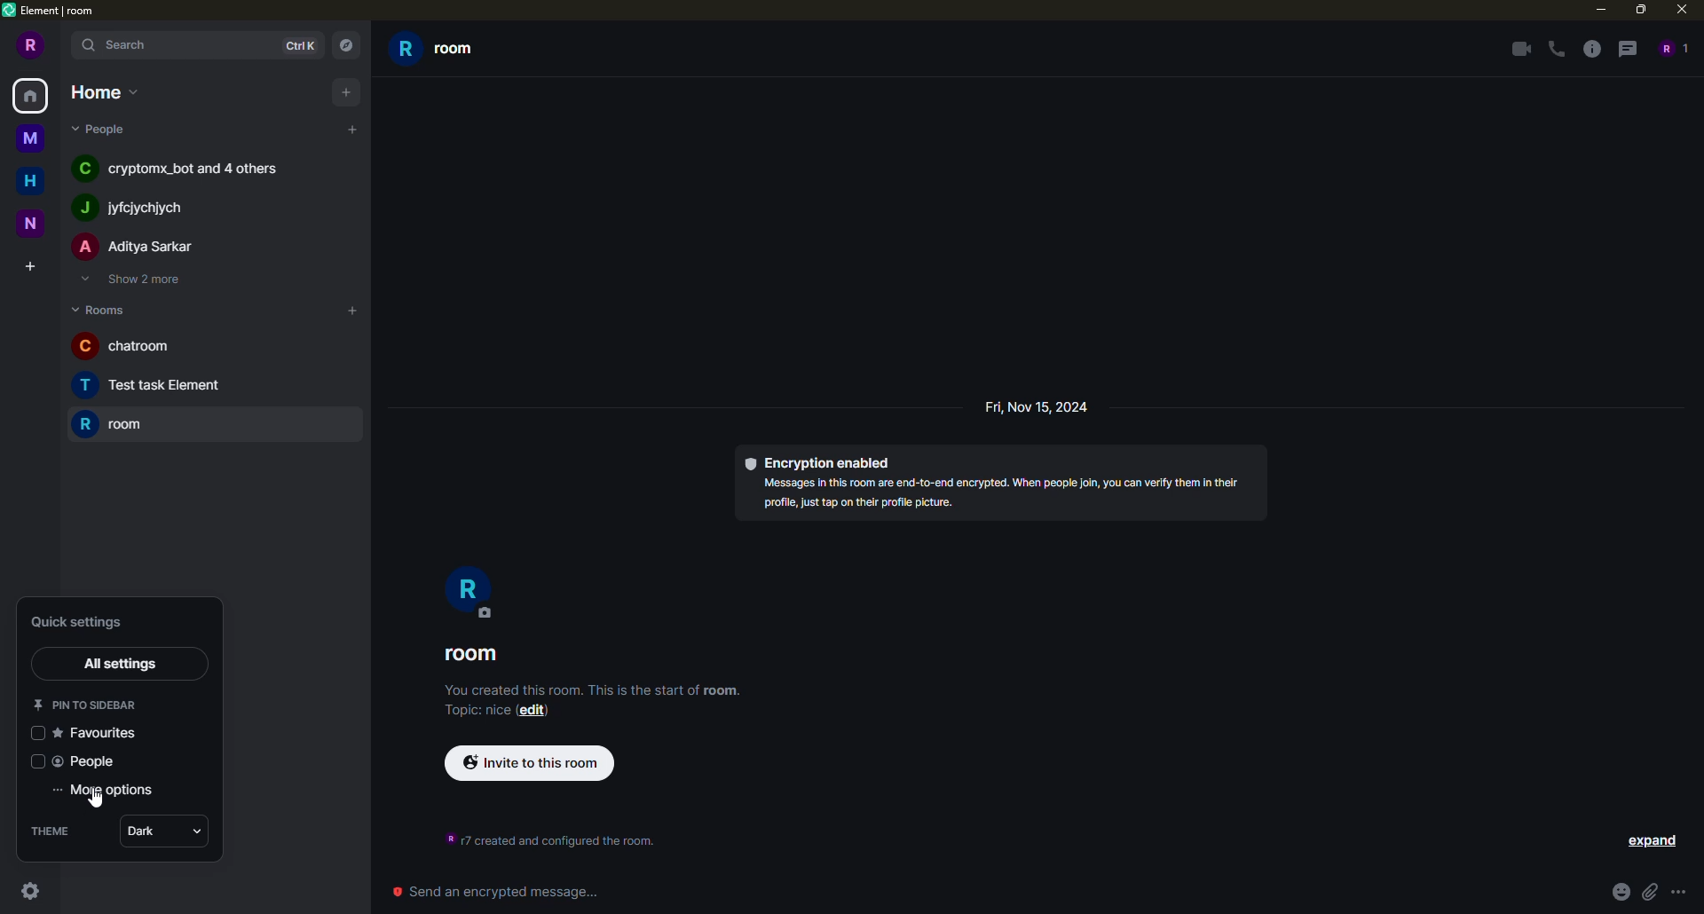  I want to click on room, so click(115, 426).